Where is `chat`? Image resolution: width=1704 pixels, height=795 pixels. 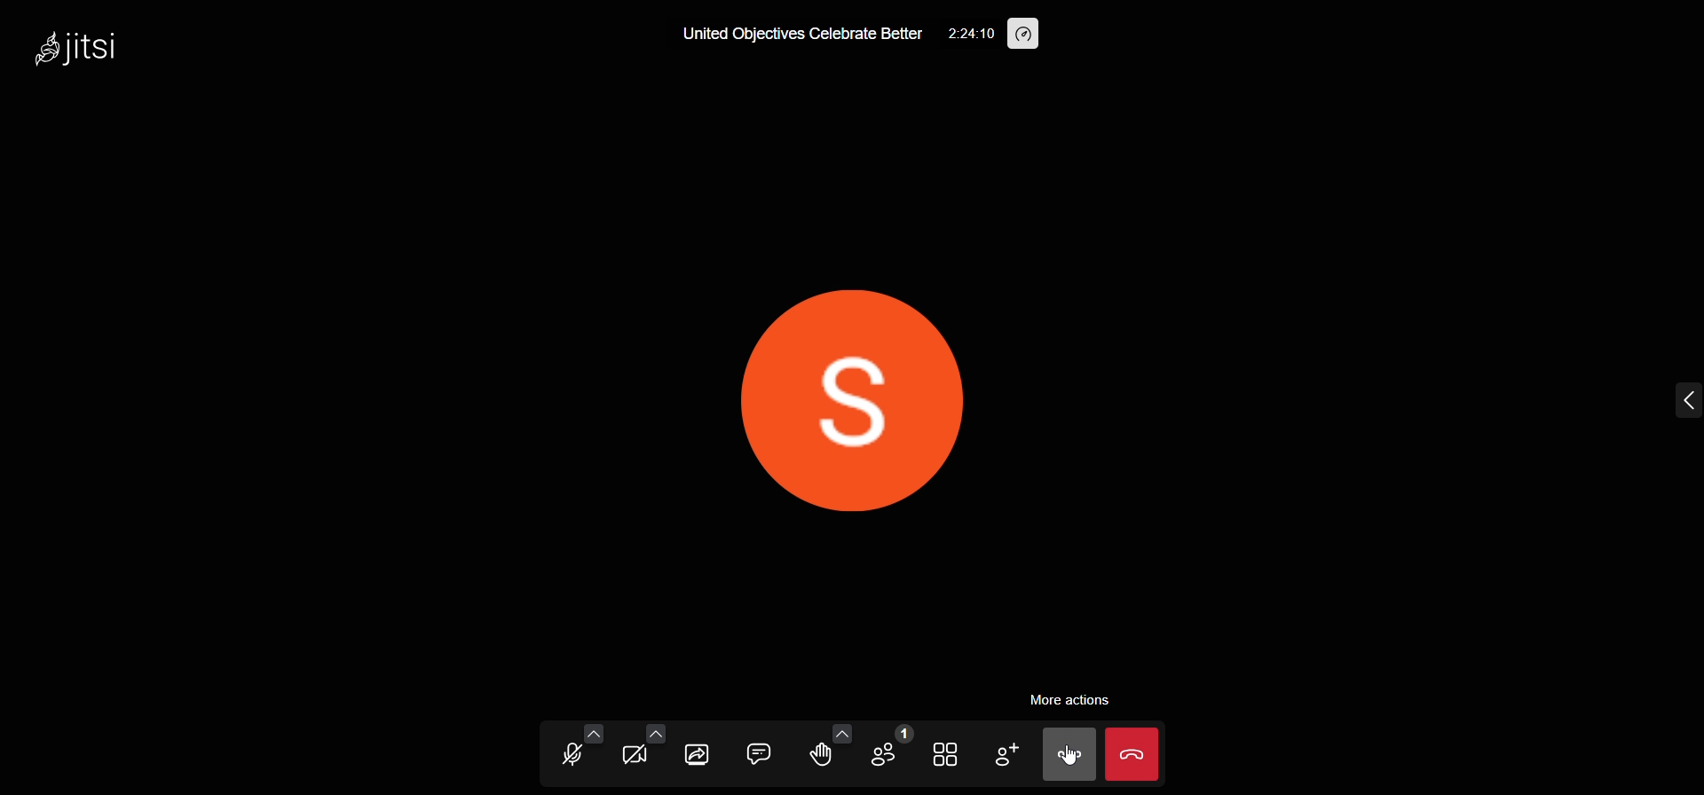 chat is located at coordinates (758, 752).